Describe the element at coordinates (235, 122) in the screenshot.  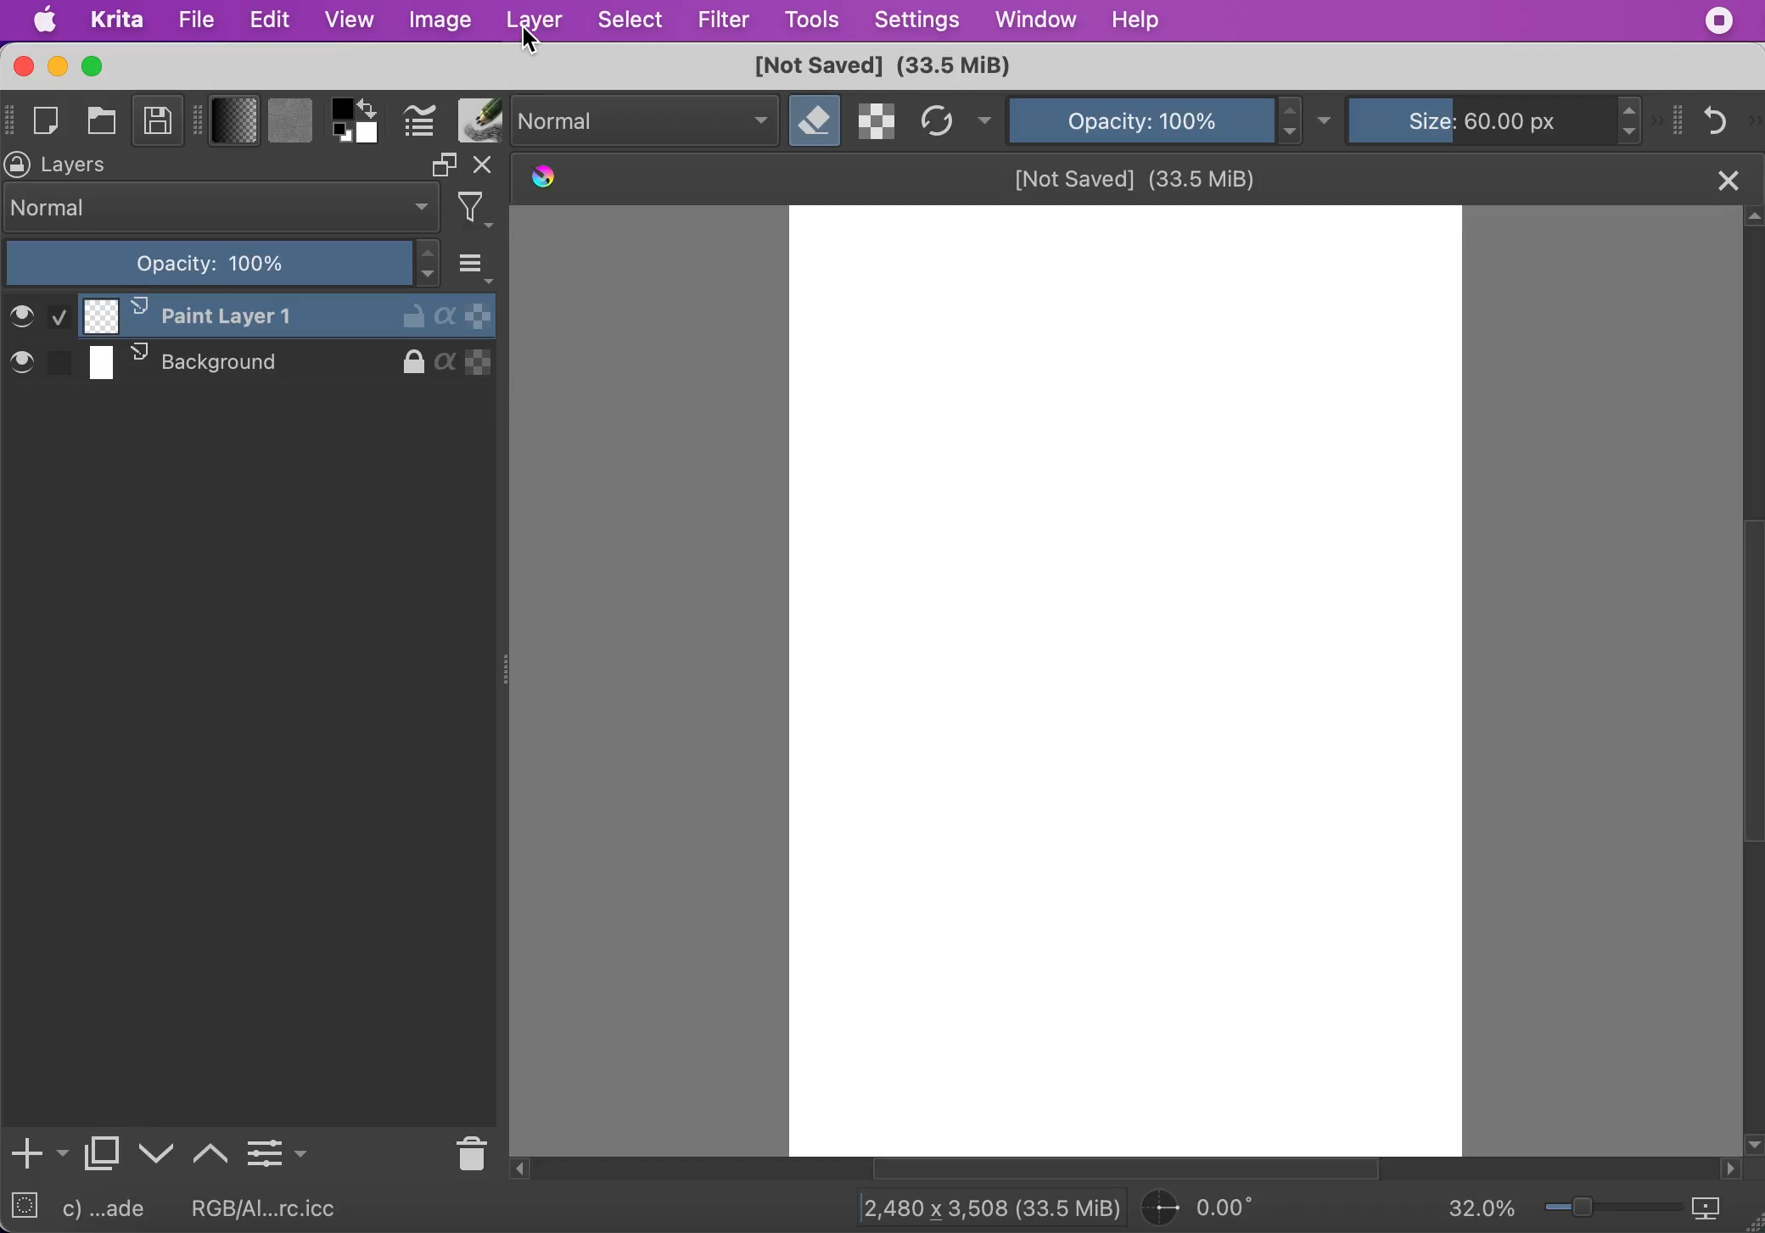
I see `fill gradients` at that location.